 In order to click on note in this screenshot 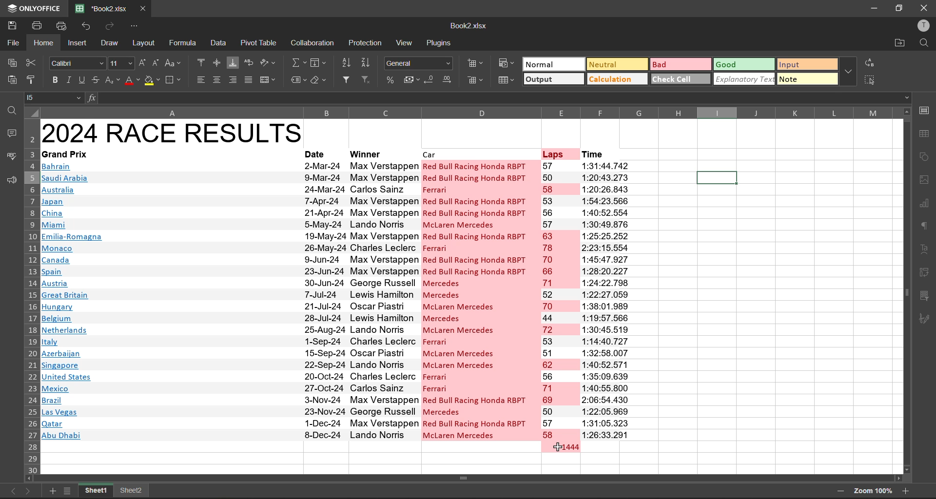, I will do `click(804, 79)`.